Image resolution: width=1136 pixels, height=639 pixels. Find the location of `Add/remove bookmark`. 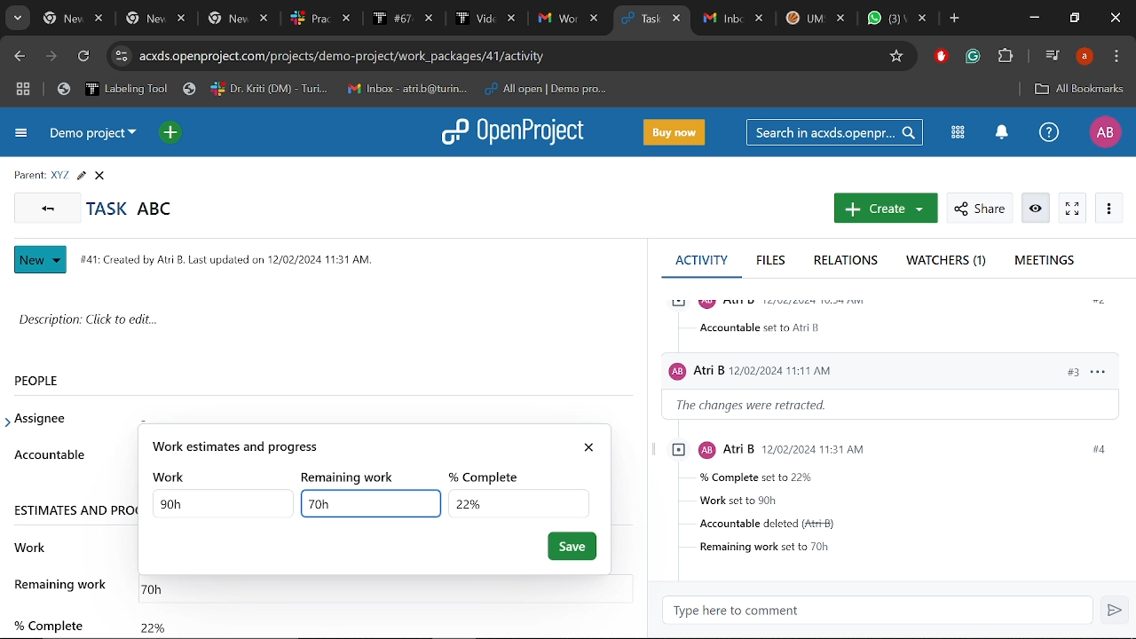

Add/remove bookmark is located at coordinates (898, 54).